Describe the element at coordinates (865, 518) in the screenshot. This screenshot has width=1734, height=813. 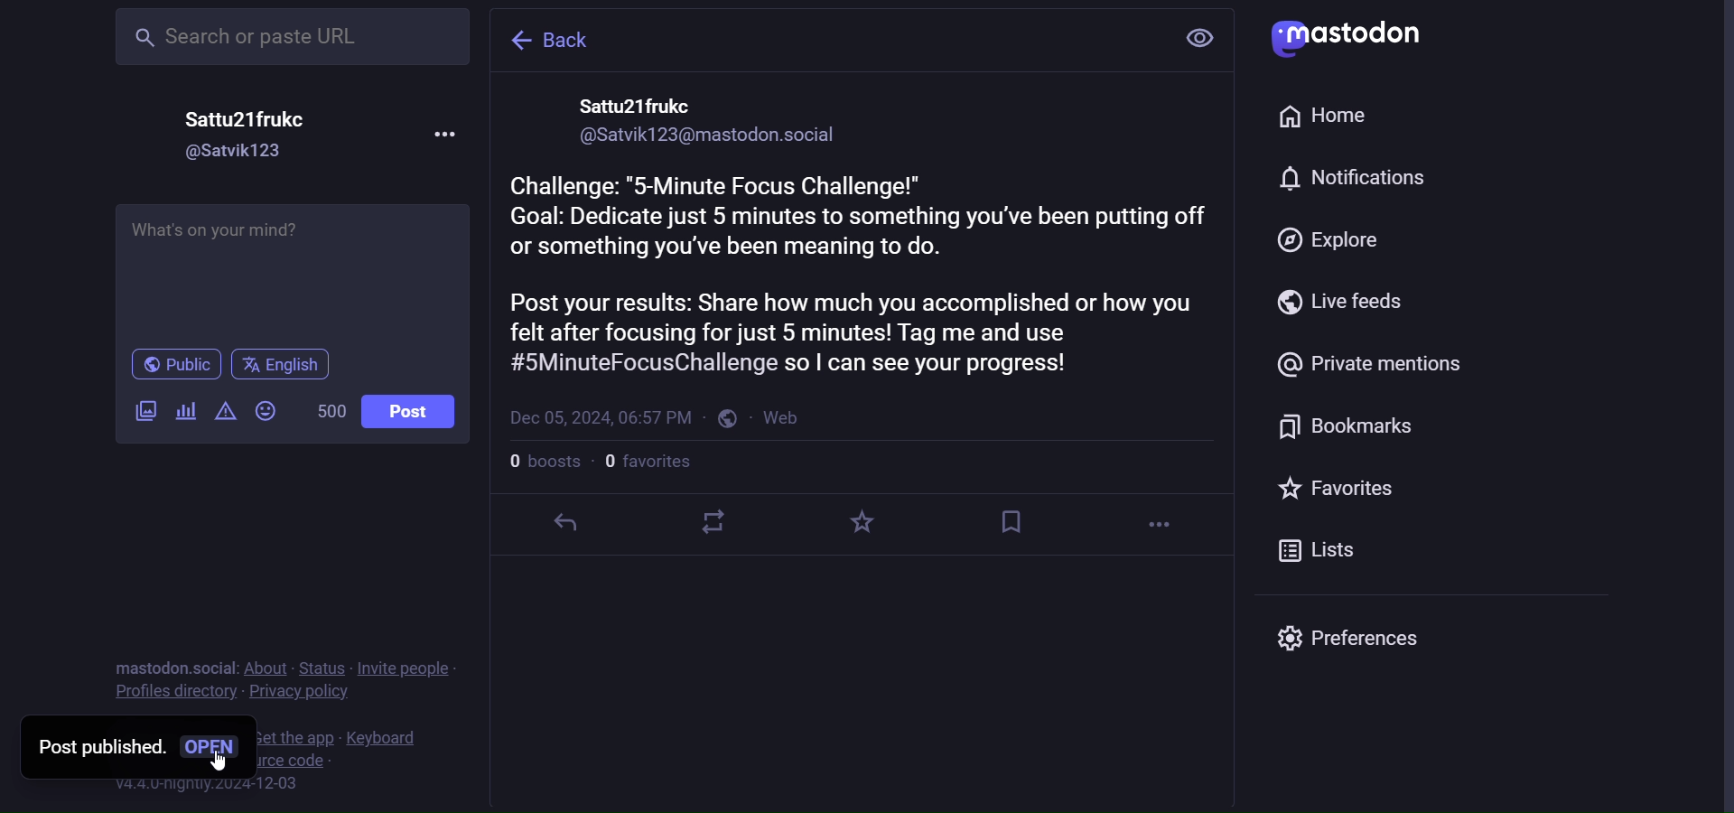
I see `favorites` at that location.